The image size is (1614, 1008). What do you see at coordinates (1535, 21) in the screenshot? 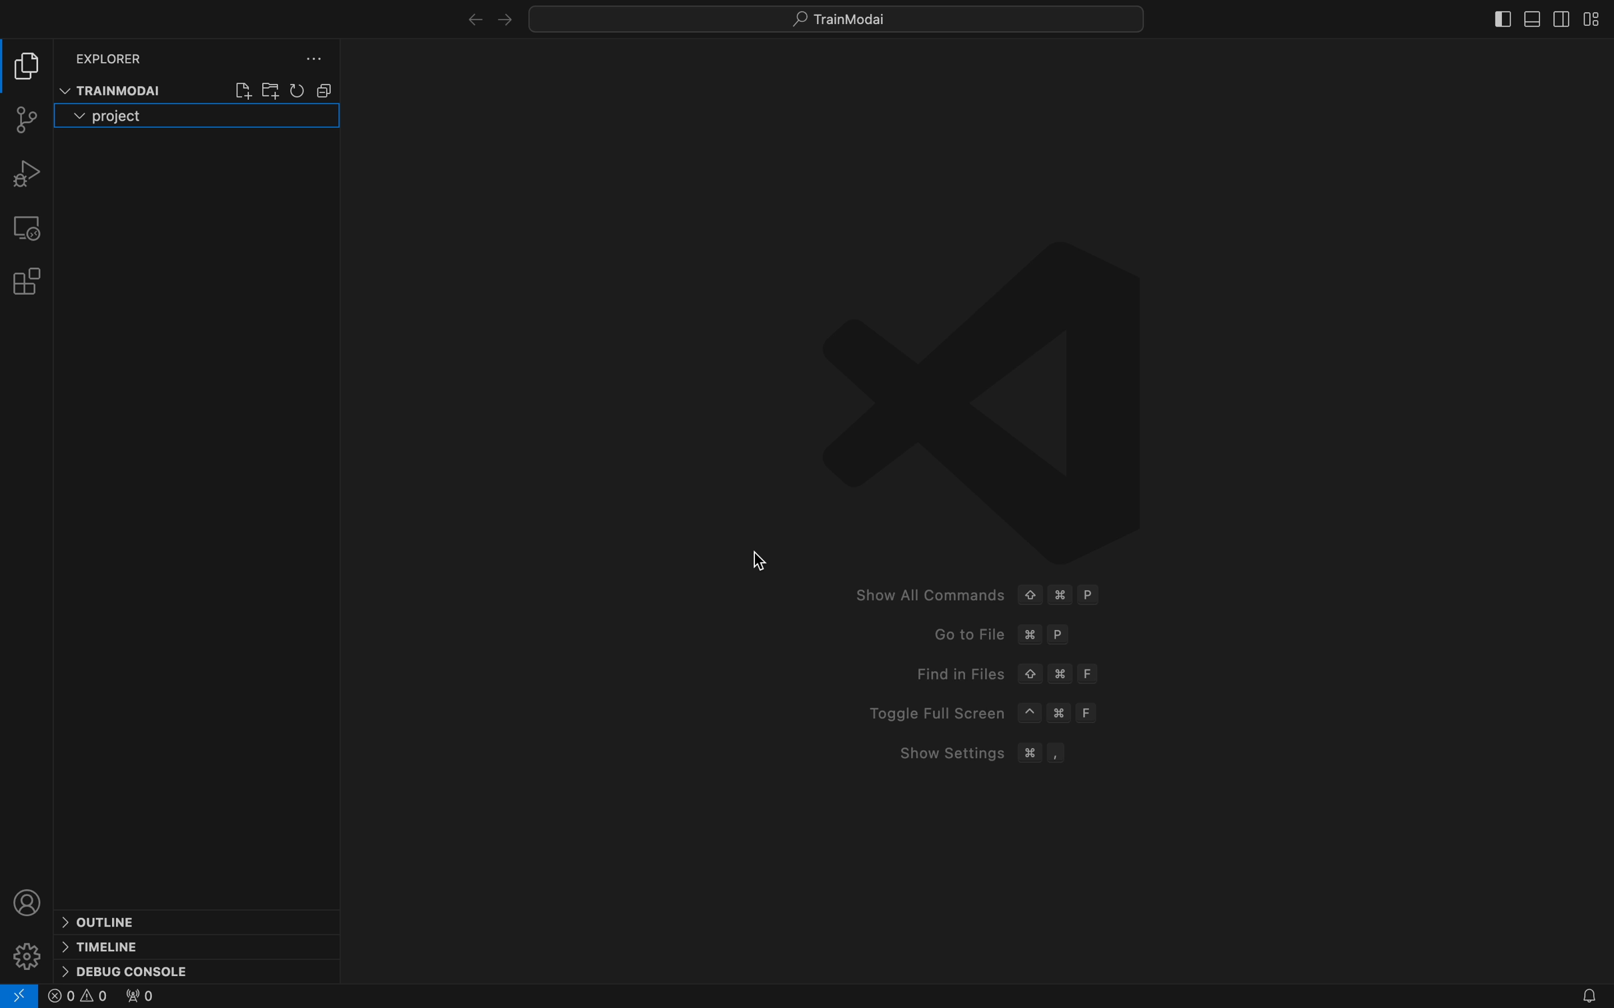
I see `toggle primary bar` at bounding box center [1535, 21].